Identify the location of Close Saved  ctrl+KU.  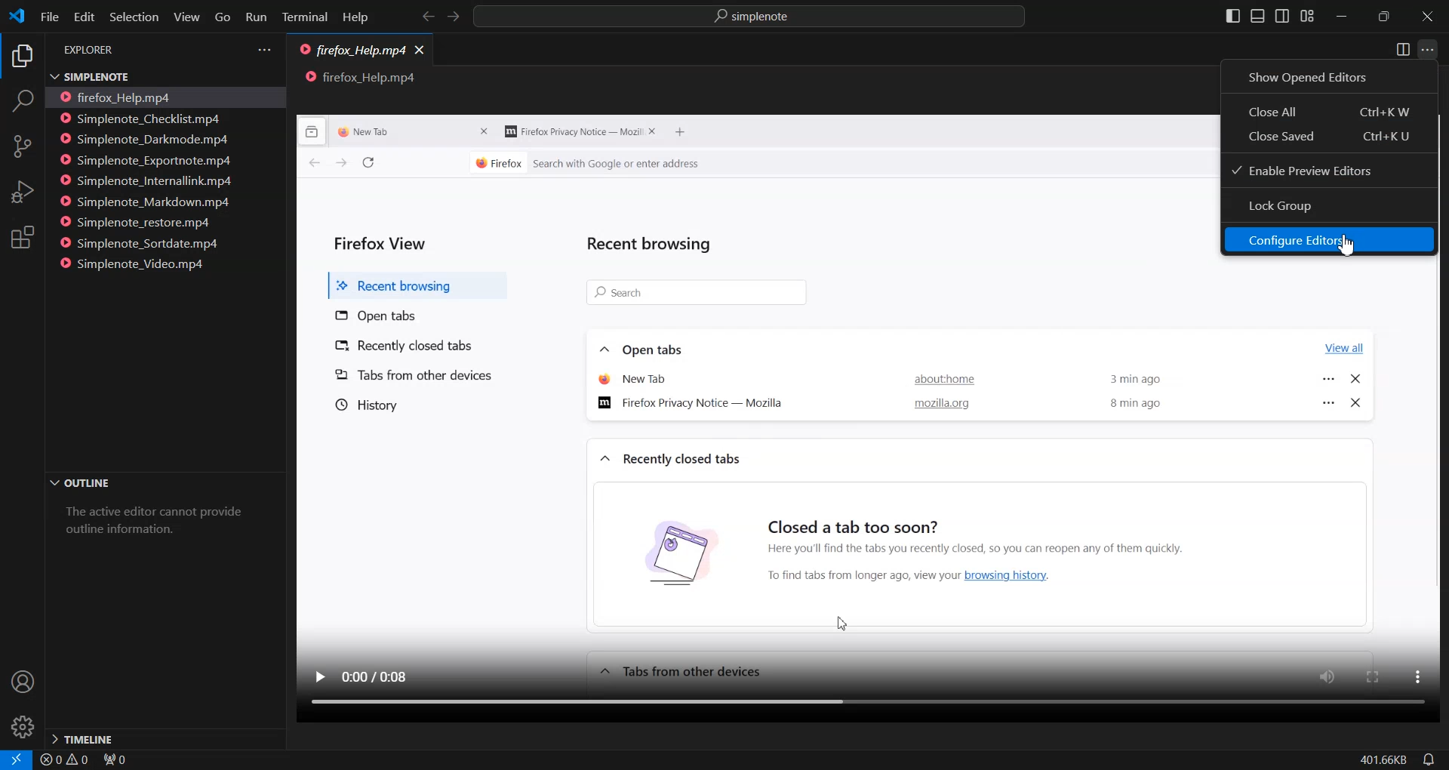
(1331, 137).